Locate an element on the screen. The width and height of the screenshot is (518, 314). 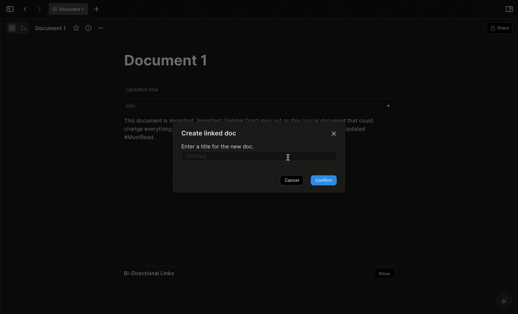
Cancel is located at coordinates (291, 180).